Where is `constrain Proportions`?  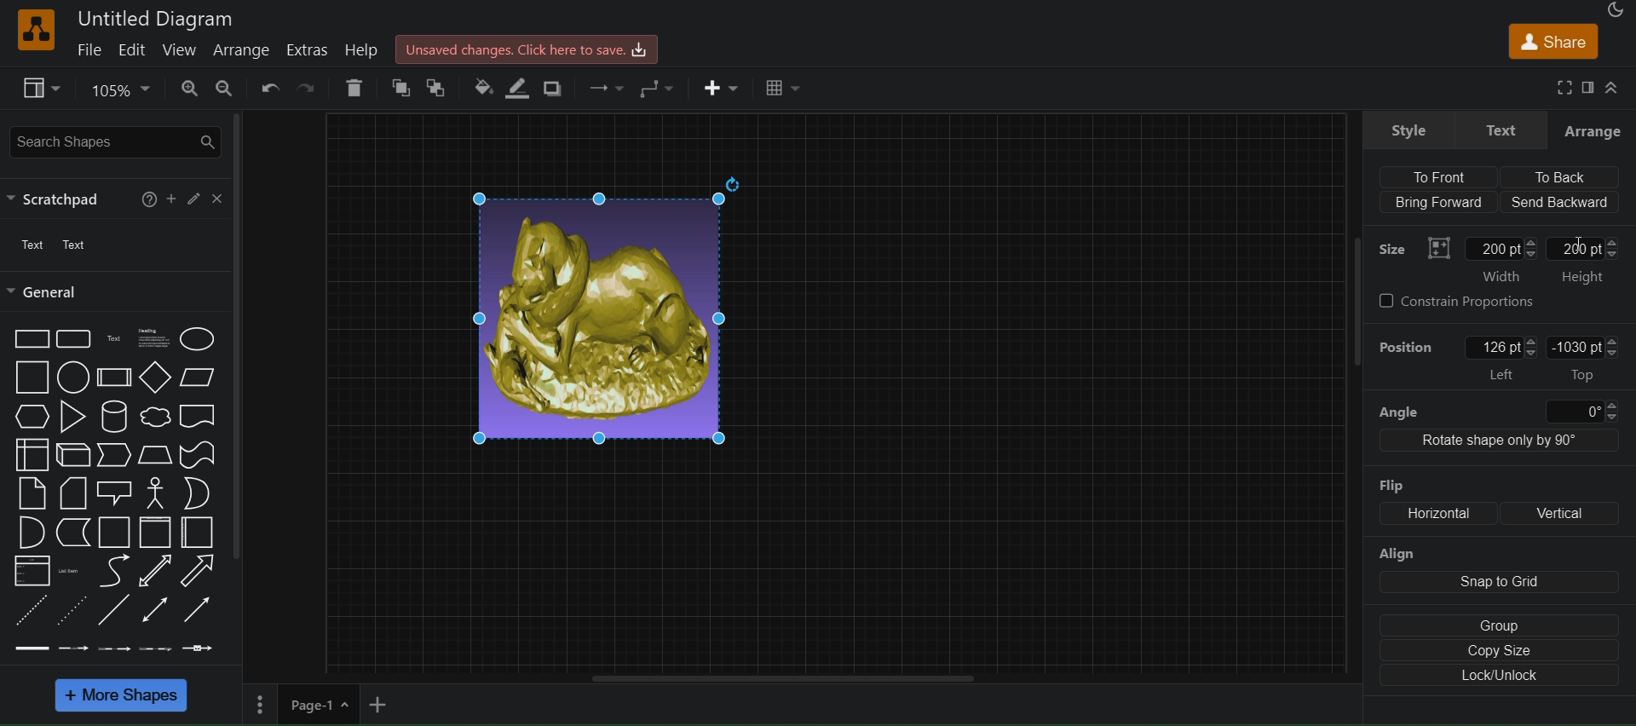 constrain Proportions is located at coordinates (1464, 302).